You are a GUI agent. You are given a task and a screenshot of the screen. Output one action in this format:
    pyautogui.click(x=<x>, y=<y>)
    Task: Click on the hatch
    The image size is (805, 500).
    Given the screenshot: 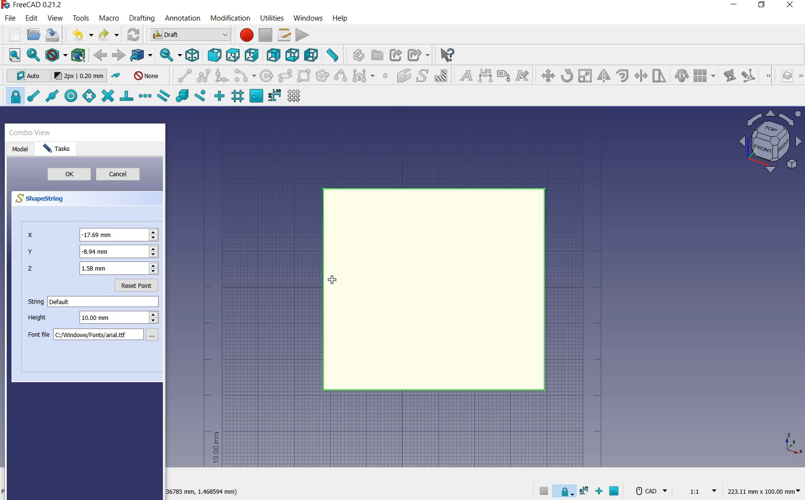 What is the action you would take?
    pyautogui.click(x=441, y=75)
    